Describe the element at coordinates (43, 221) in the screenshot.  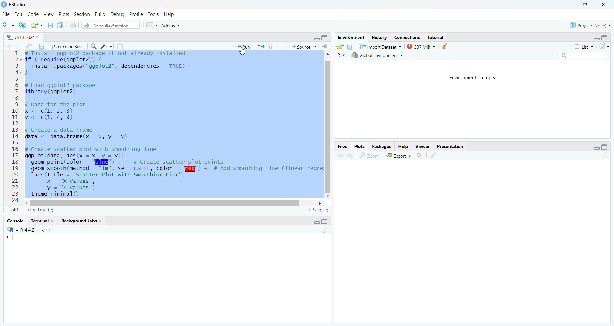
I see `Terminal` at that location.